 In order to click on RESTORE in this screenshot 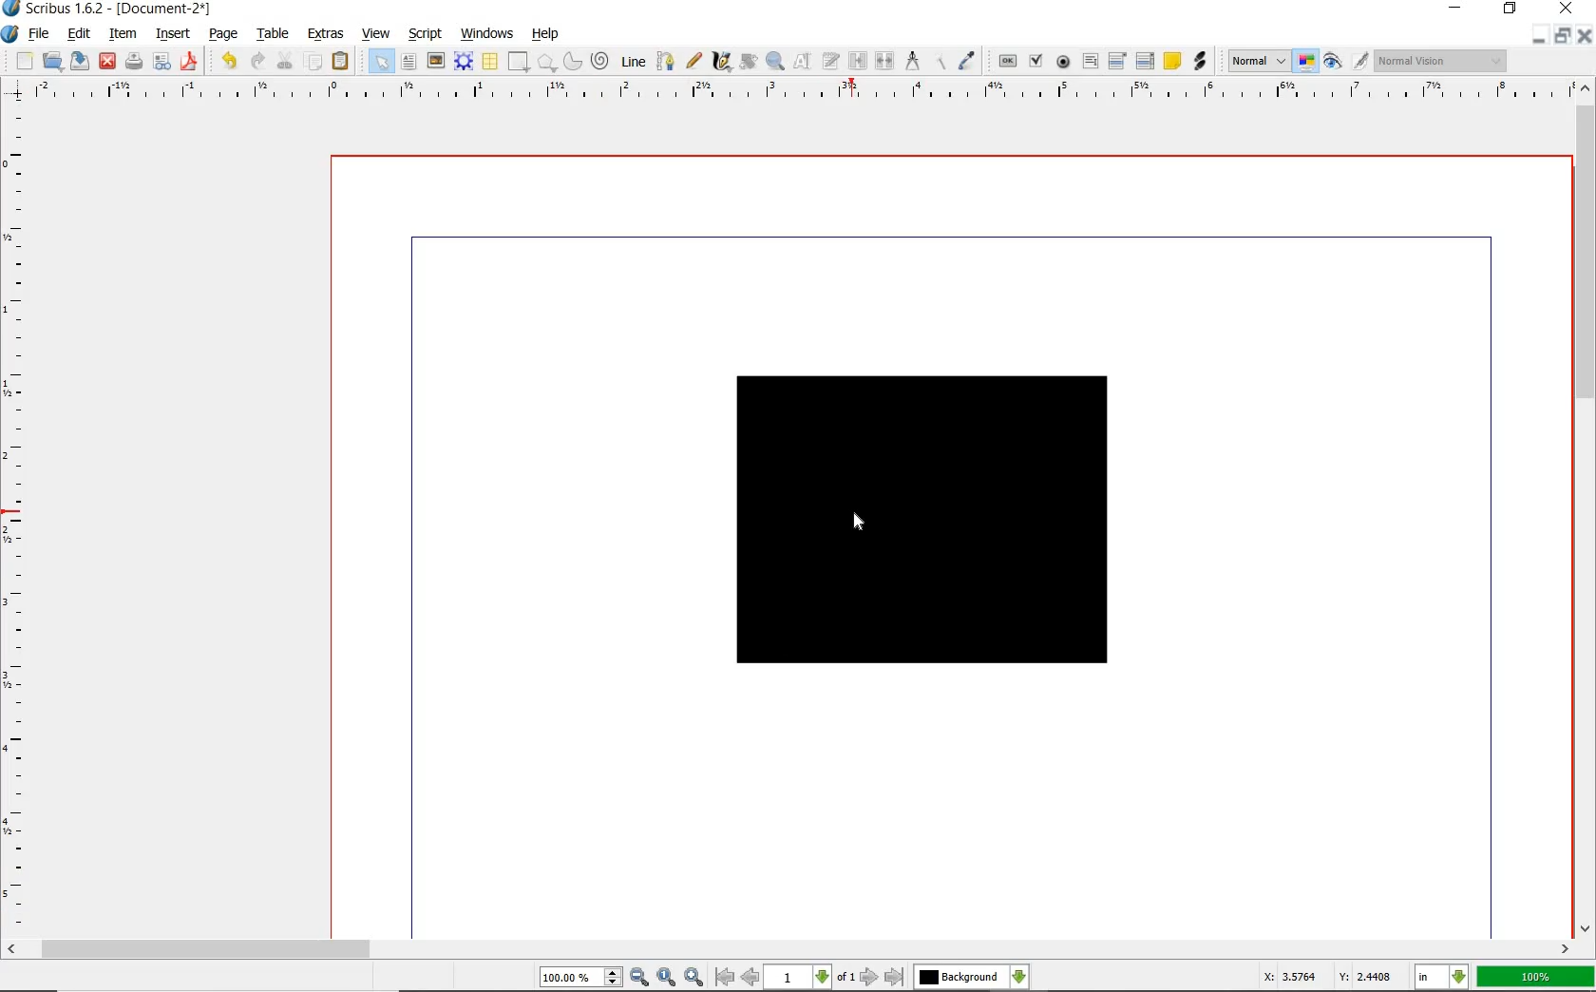, I will do `click(1510, 12)`.